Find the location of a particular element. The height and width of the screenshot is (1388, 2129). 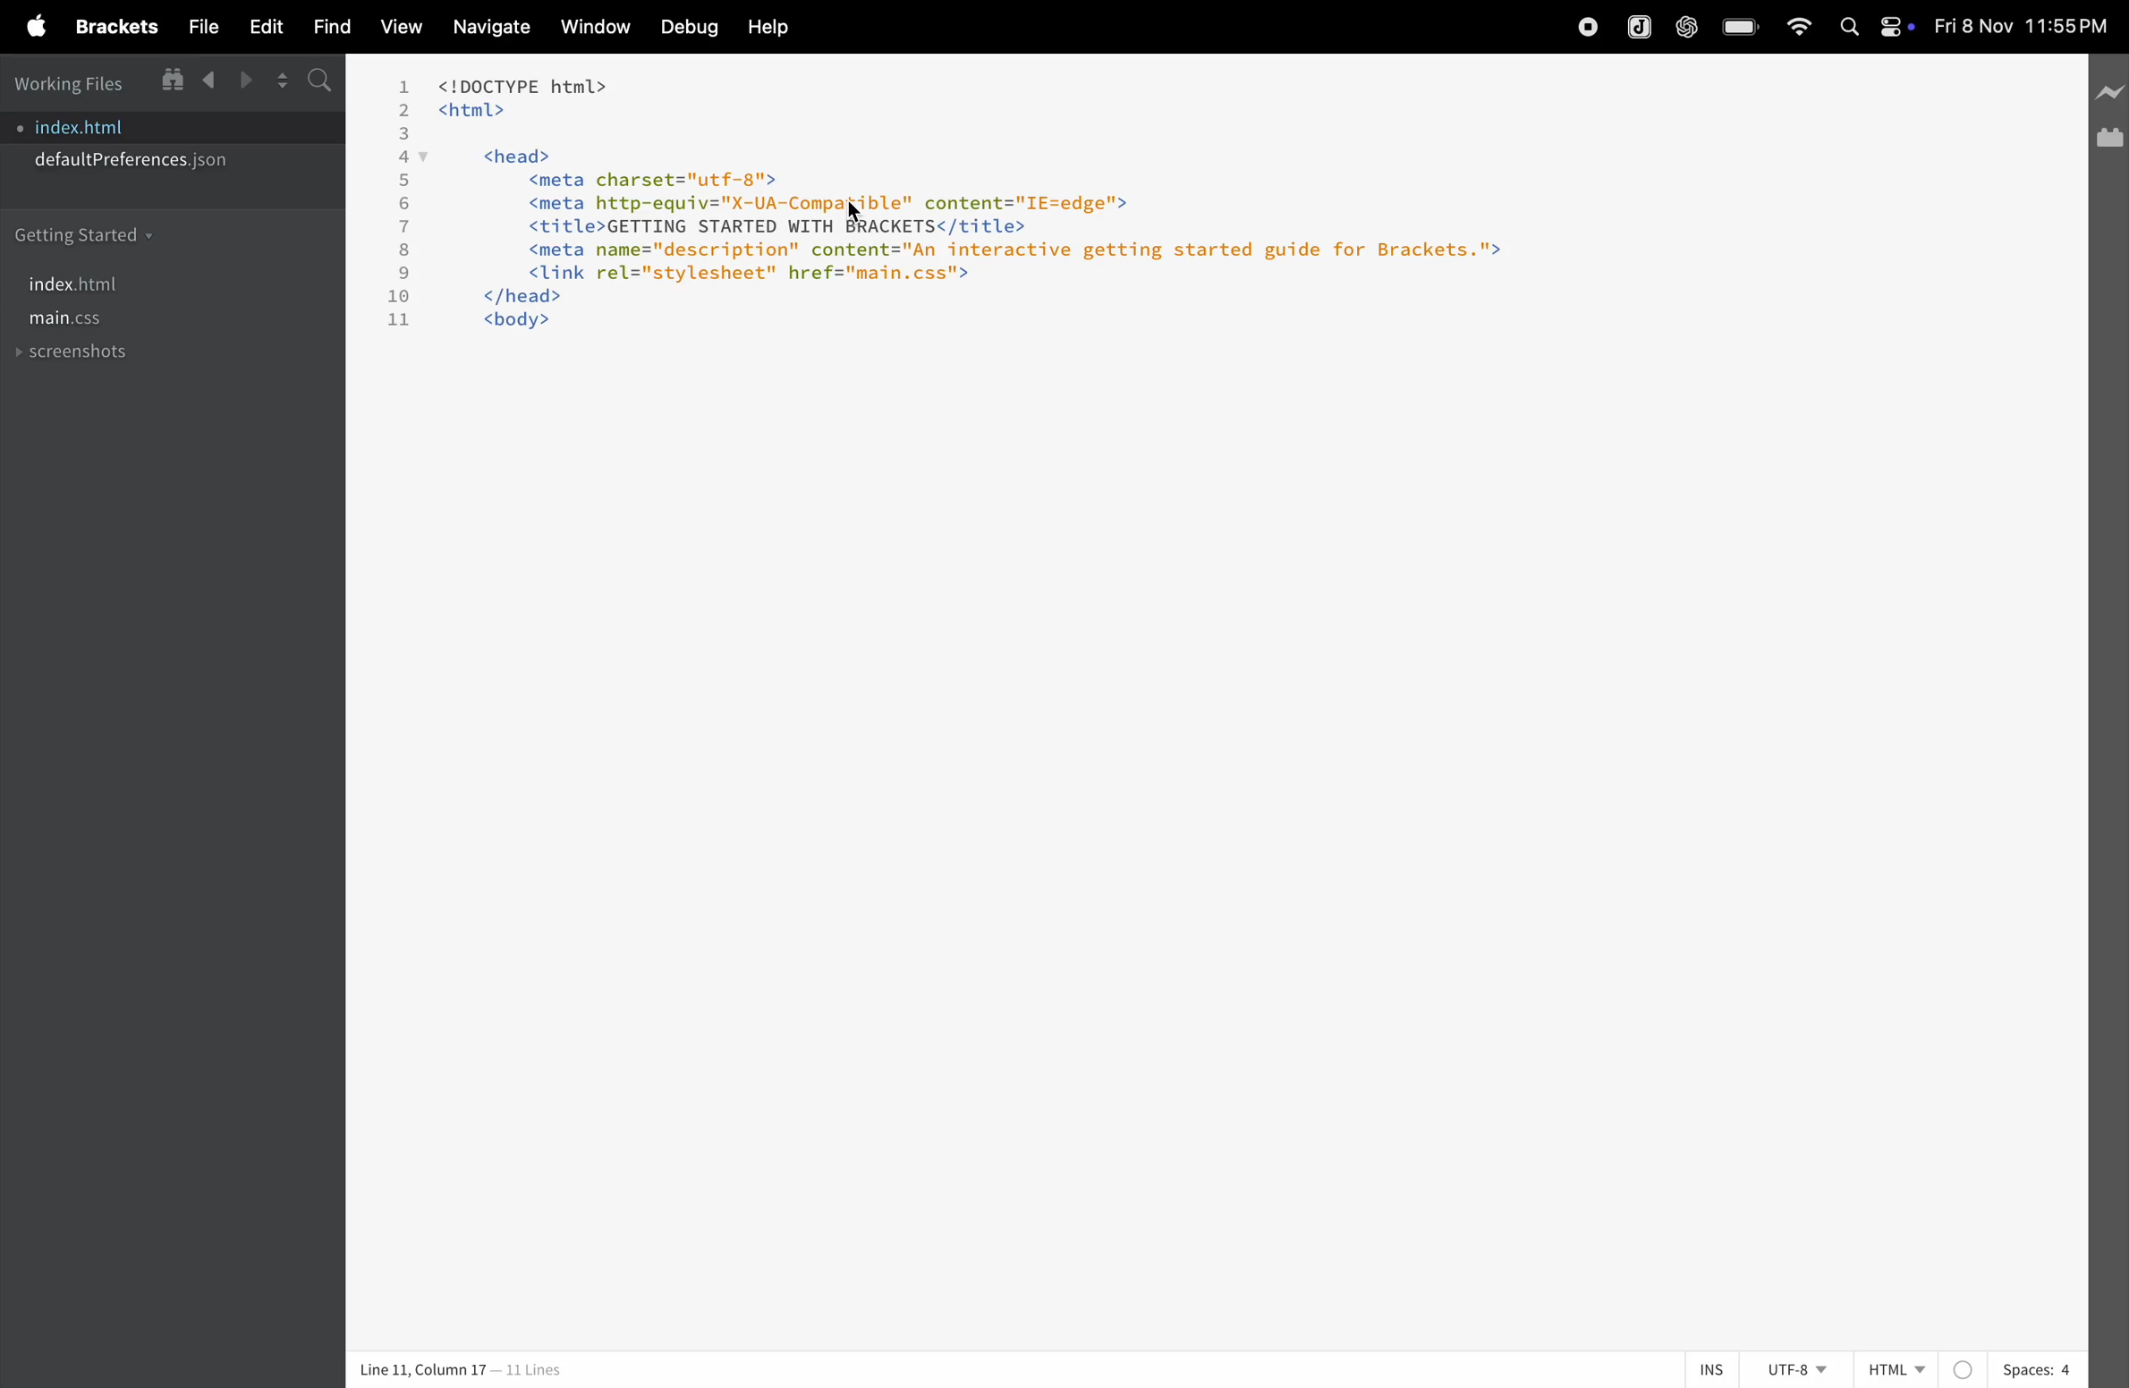

Search is located at coordinates (1846, 26).